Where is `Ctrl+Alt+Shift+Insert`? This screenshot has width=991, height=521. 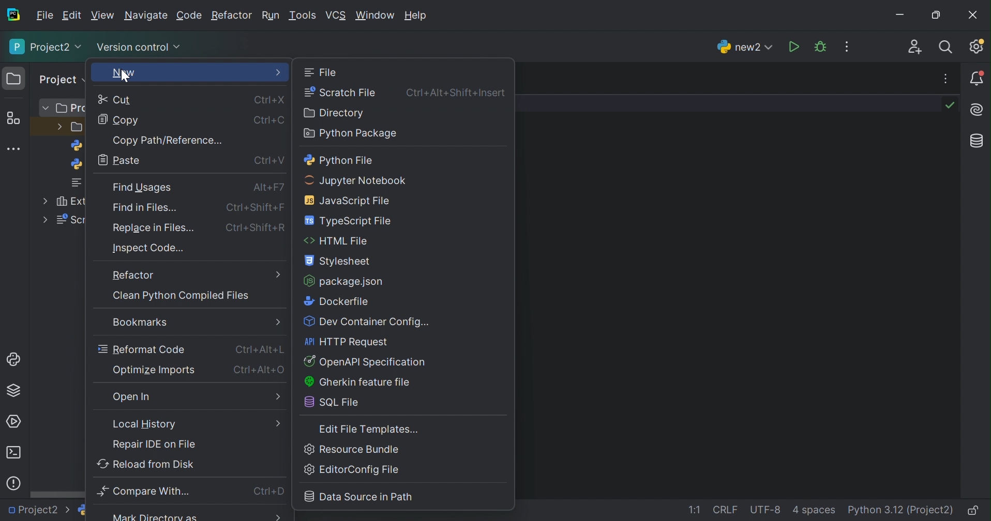 Ctrl+Alt+Shift+Insert is located at coordinates (456, 93).